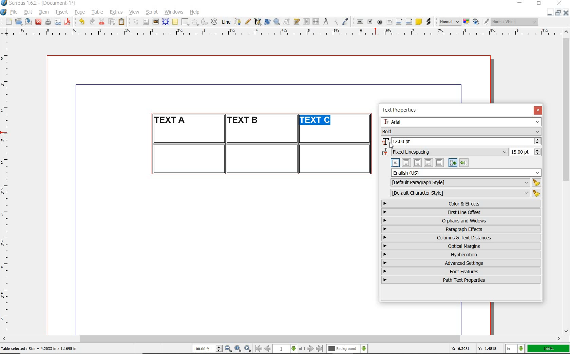 Image resolution: width=570 pixels, height=354 pixels. I want to click on minimize, so click(520, 3).